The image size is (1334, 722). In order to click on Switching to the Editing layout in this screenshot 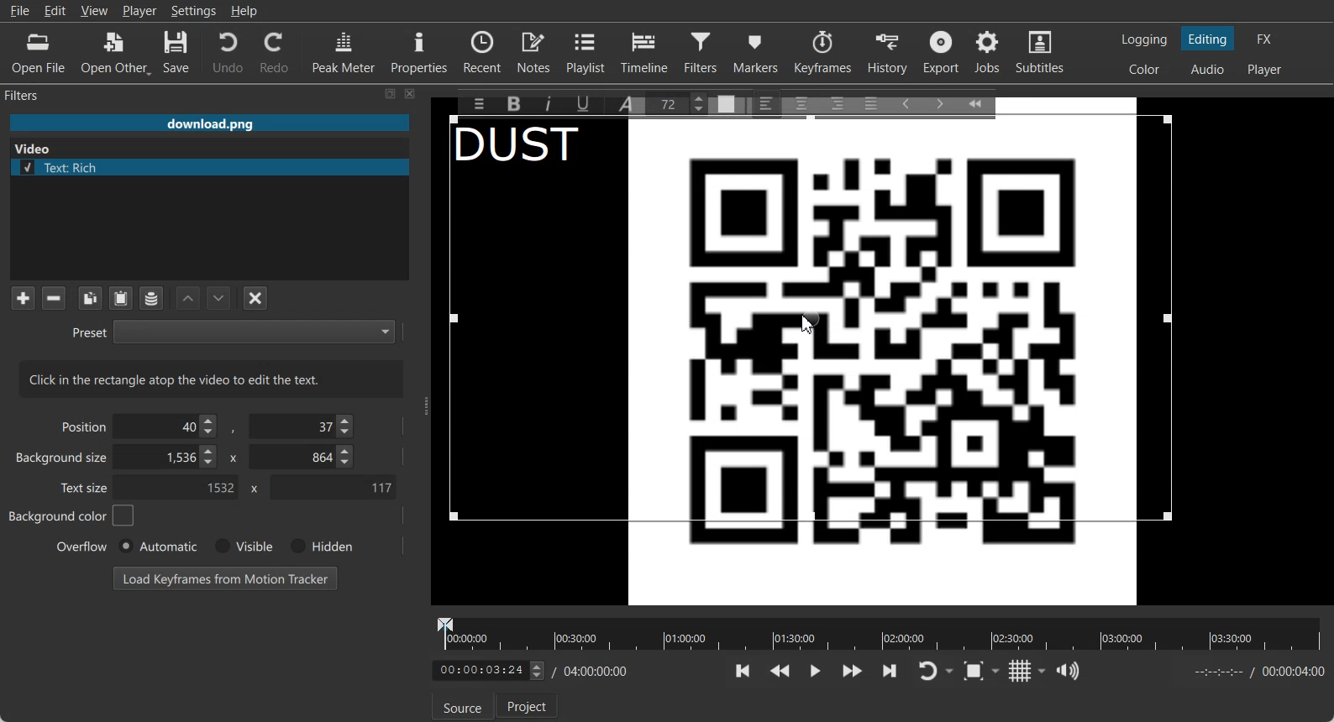, I will do `click(1208, 39)`.